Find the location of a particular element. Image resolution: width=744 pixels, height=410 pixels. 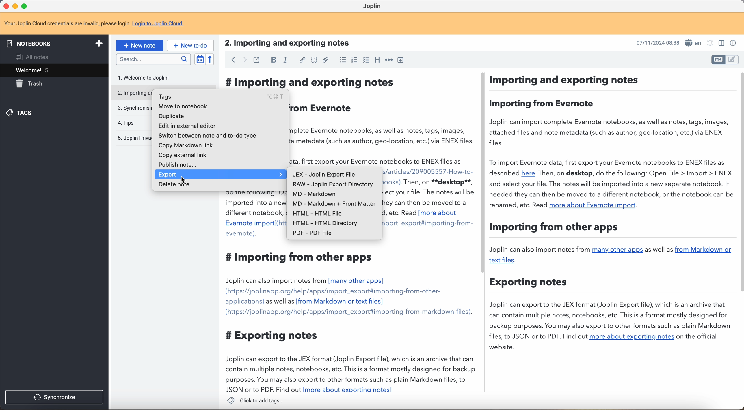

JEX is located at coordinates (324, 175).